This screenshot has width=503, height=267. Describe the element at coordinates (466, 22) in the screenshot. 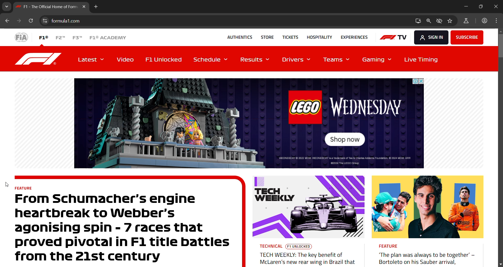

I see `chrome labs` at that location.